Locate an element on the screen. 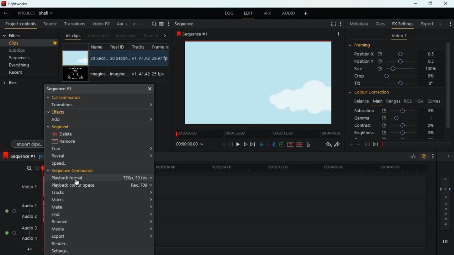 The image size is (454, 255). import clips is located at coordinates (26, 143).